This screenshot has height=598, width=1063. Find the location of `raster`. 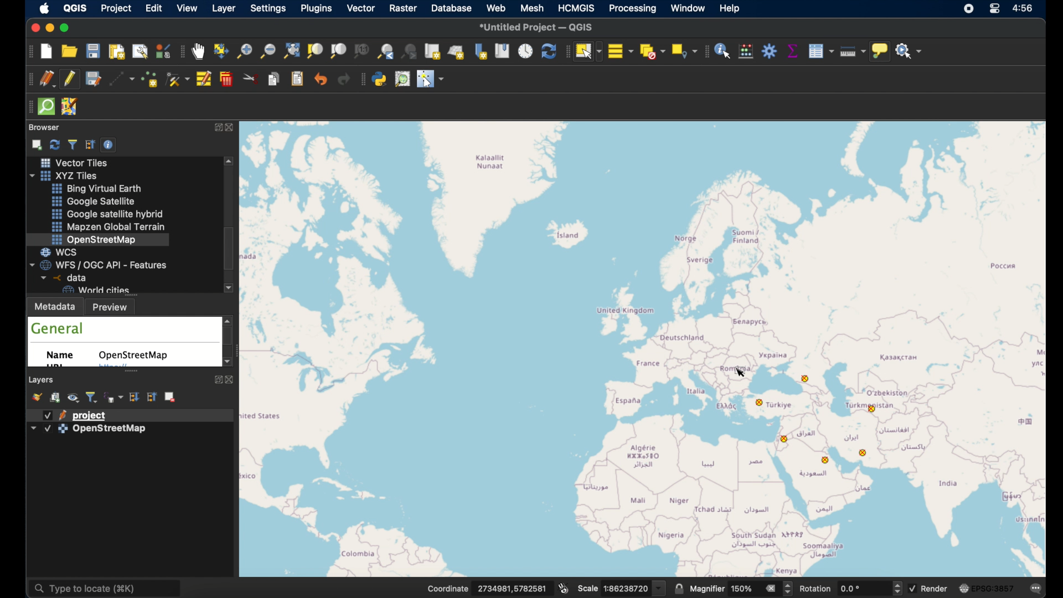

raster is located at coordinates (404, 8).